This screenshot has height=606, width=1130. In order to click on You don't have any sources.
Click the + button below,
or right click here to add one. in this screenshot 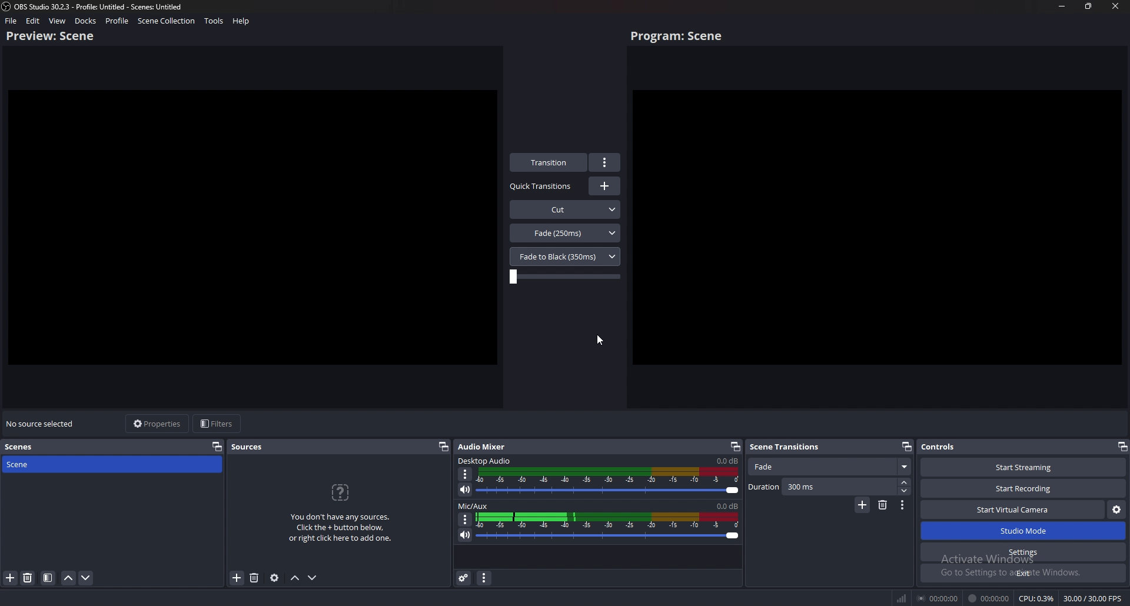, I will do `click(344, 530)`.